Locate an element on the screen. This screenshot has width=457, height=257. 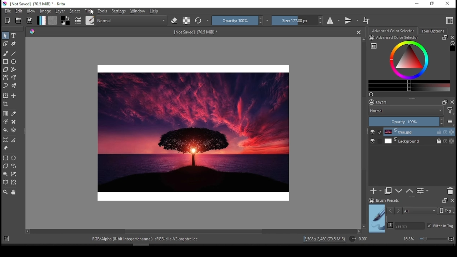
view is located at coordinates (31, 11).